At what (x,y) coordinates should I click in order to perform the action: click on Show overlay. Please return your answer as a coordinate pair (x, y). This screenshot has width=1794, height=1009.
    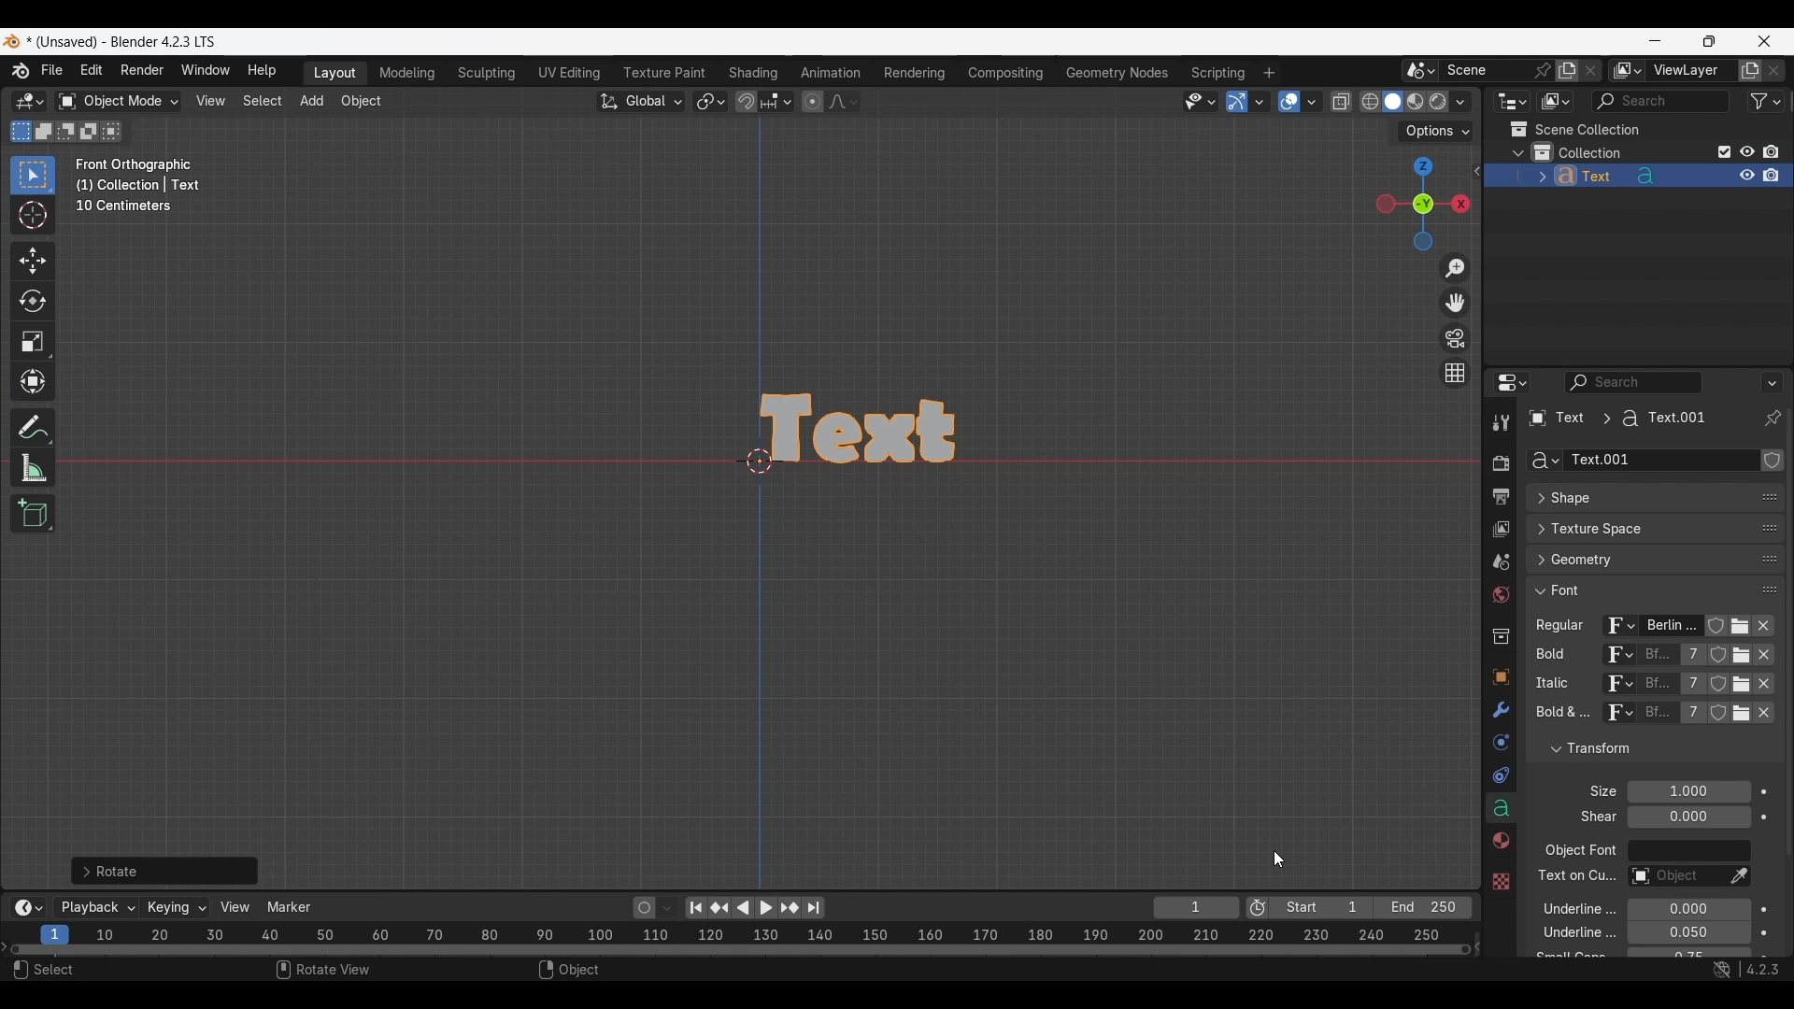
    Looking at the image, I should click on (1289, 102).